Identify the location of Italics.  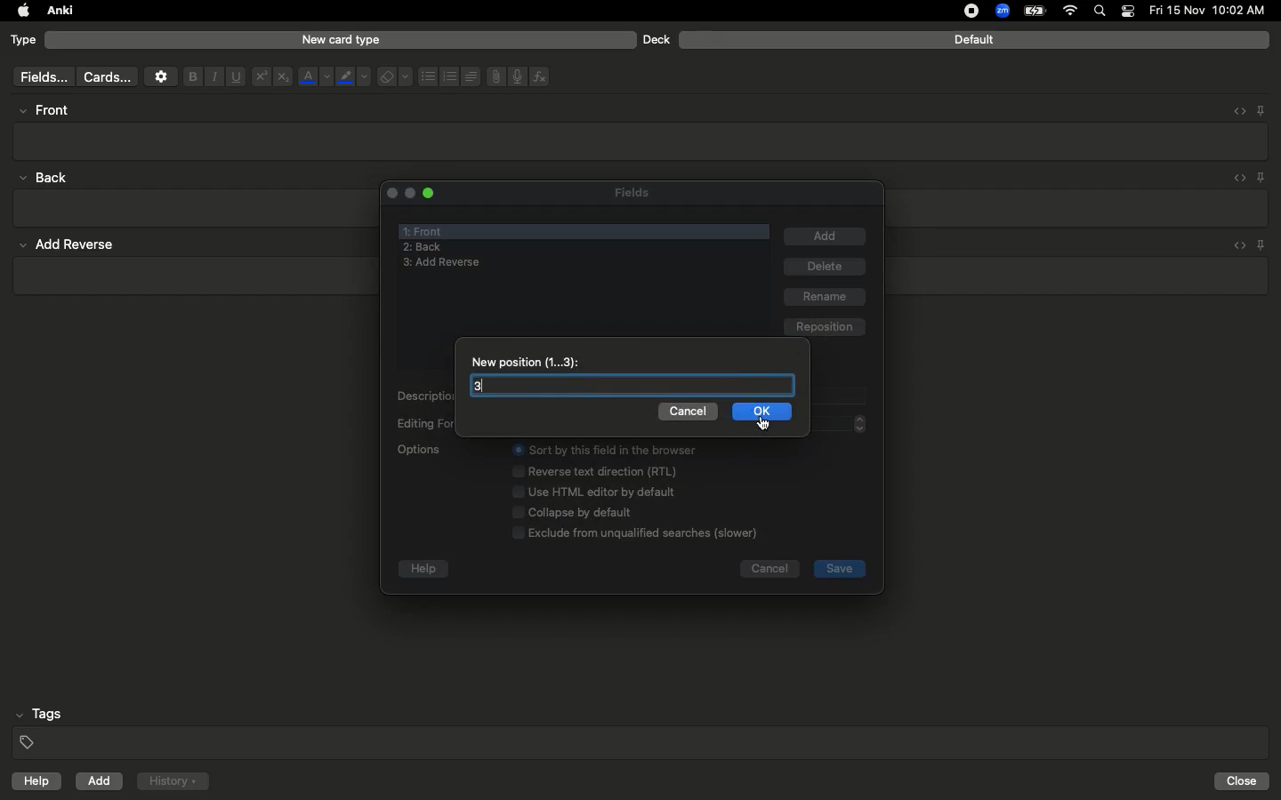
(212, 77).